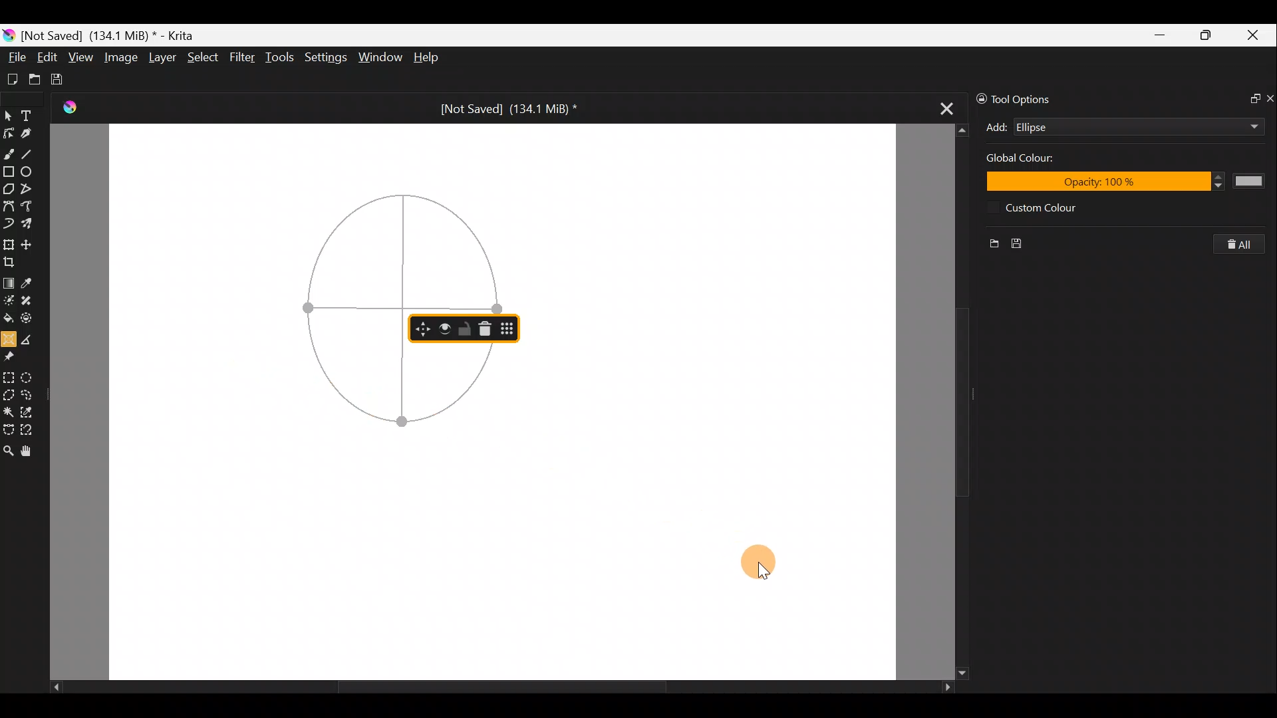 This screenshot has height=718, width=1277. Describe the element at coordinates (382, 56) in the screenshot. I see `Window` at that location.